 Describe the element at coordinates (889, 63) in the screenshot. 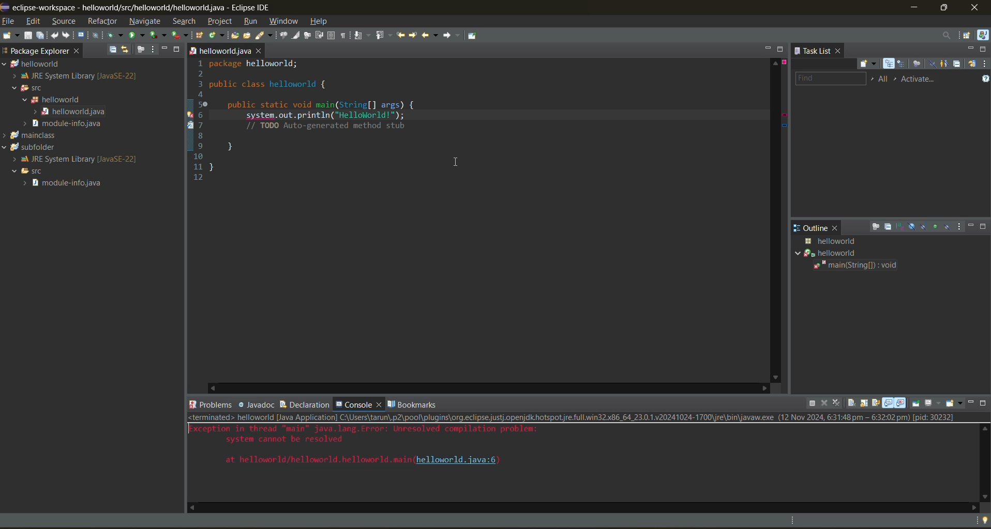

I see `categorized` at that location.